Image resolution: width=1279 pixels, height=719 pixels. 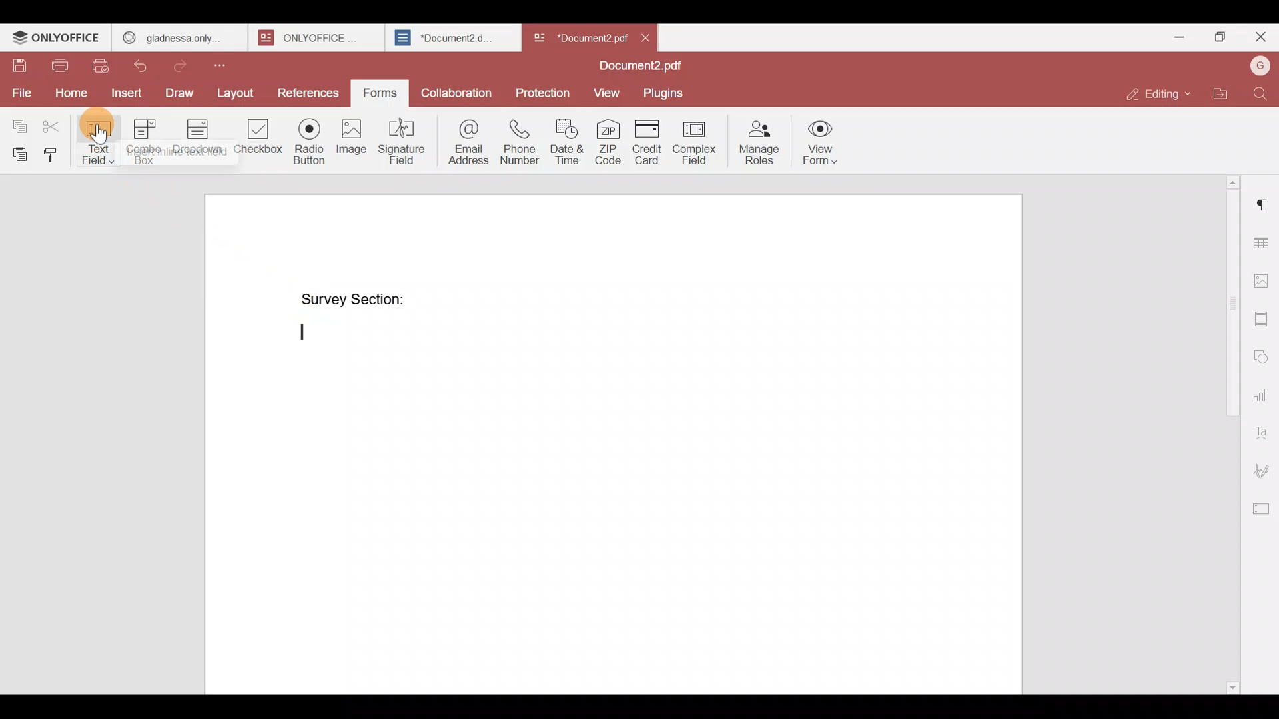 What do you see at coordinates (1263, 277) in the screenshot?
I see `Image settings` at bounding box center [1263, 277].